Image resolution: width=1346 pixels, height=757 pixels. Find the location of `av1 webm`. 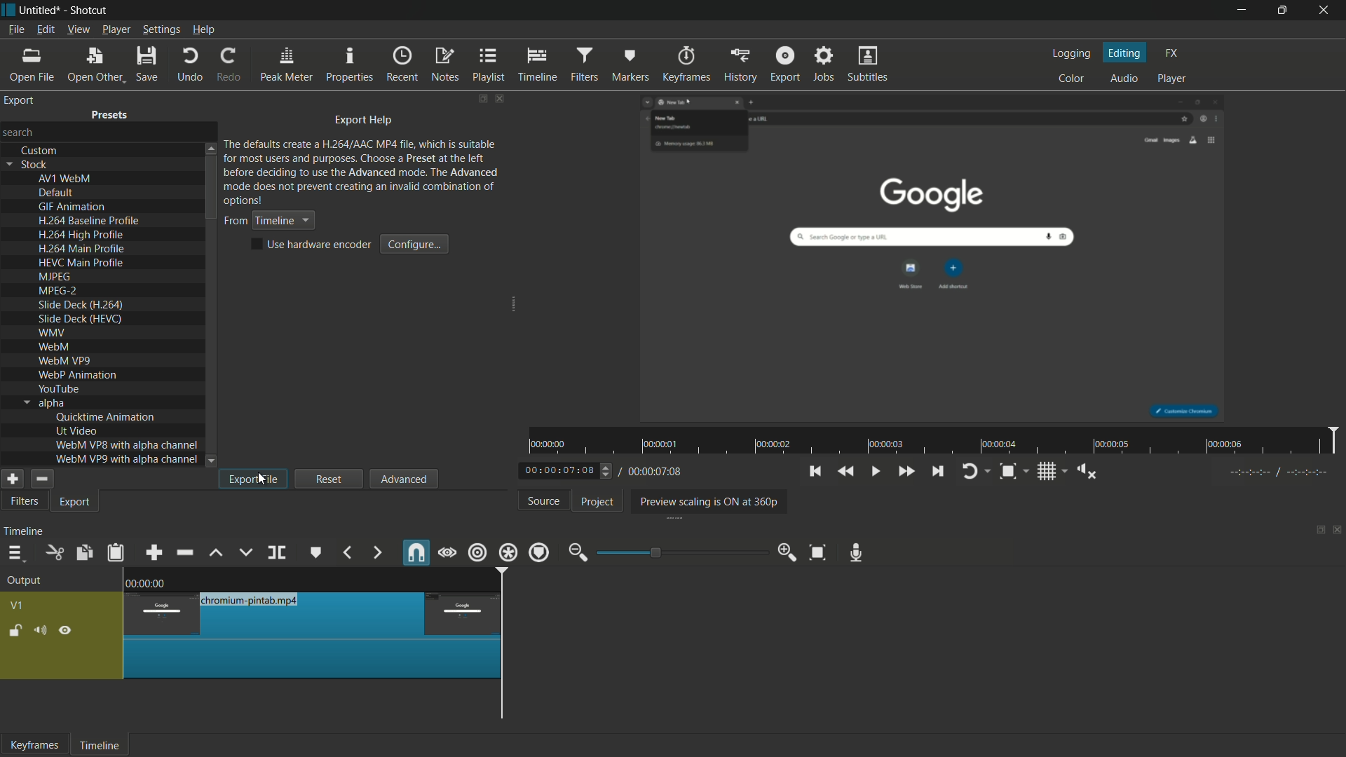

av1 webm is located at coordinates (65, 177).